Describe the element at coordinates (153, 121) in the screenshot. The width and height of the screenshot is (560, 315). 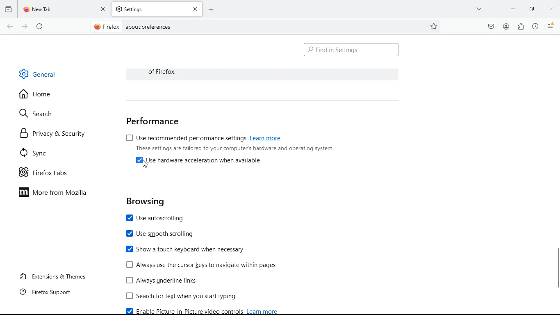
I see `performance` at that location.